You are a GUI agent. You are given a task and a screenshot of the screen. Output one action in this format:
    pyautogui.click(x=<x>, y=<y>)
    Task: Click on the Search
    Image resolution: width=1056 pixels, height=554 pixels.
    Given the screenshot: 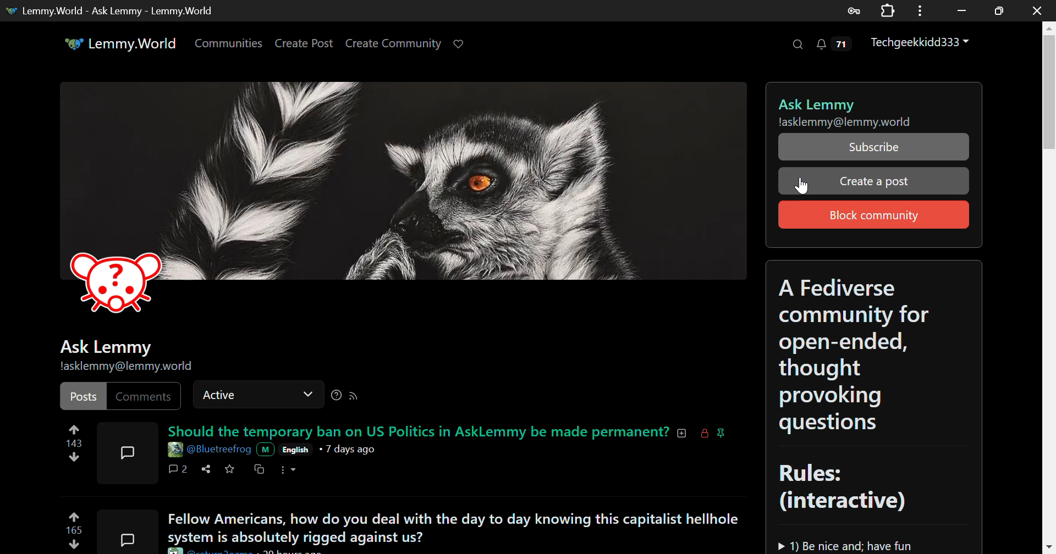 What is the action you would take?
    pyautogui.click(x=796, y=43)
    